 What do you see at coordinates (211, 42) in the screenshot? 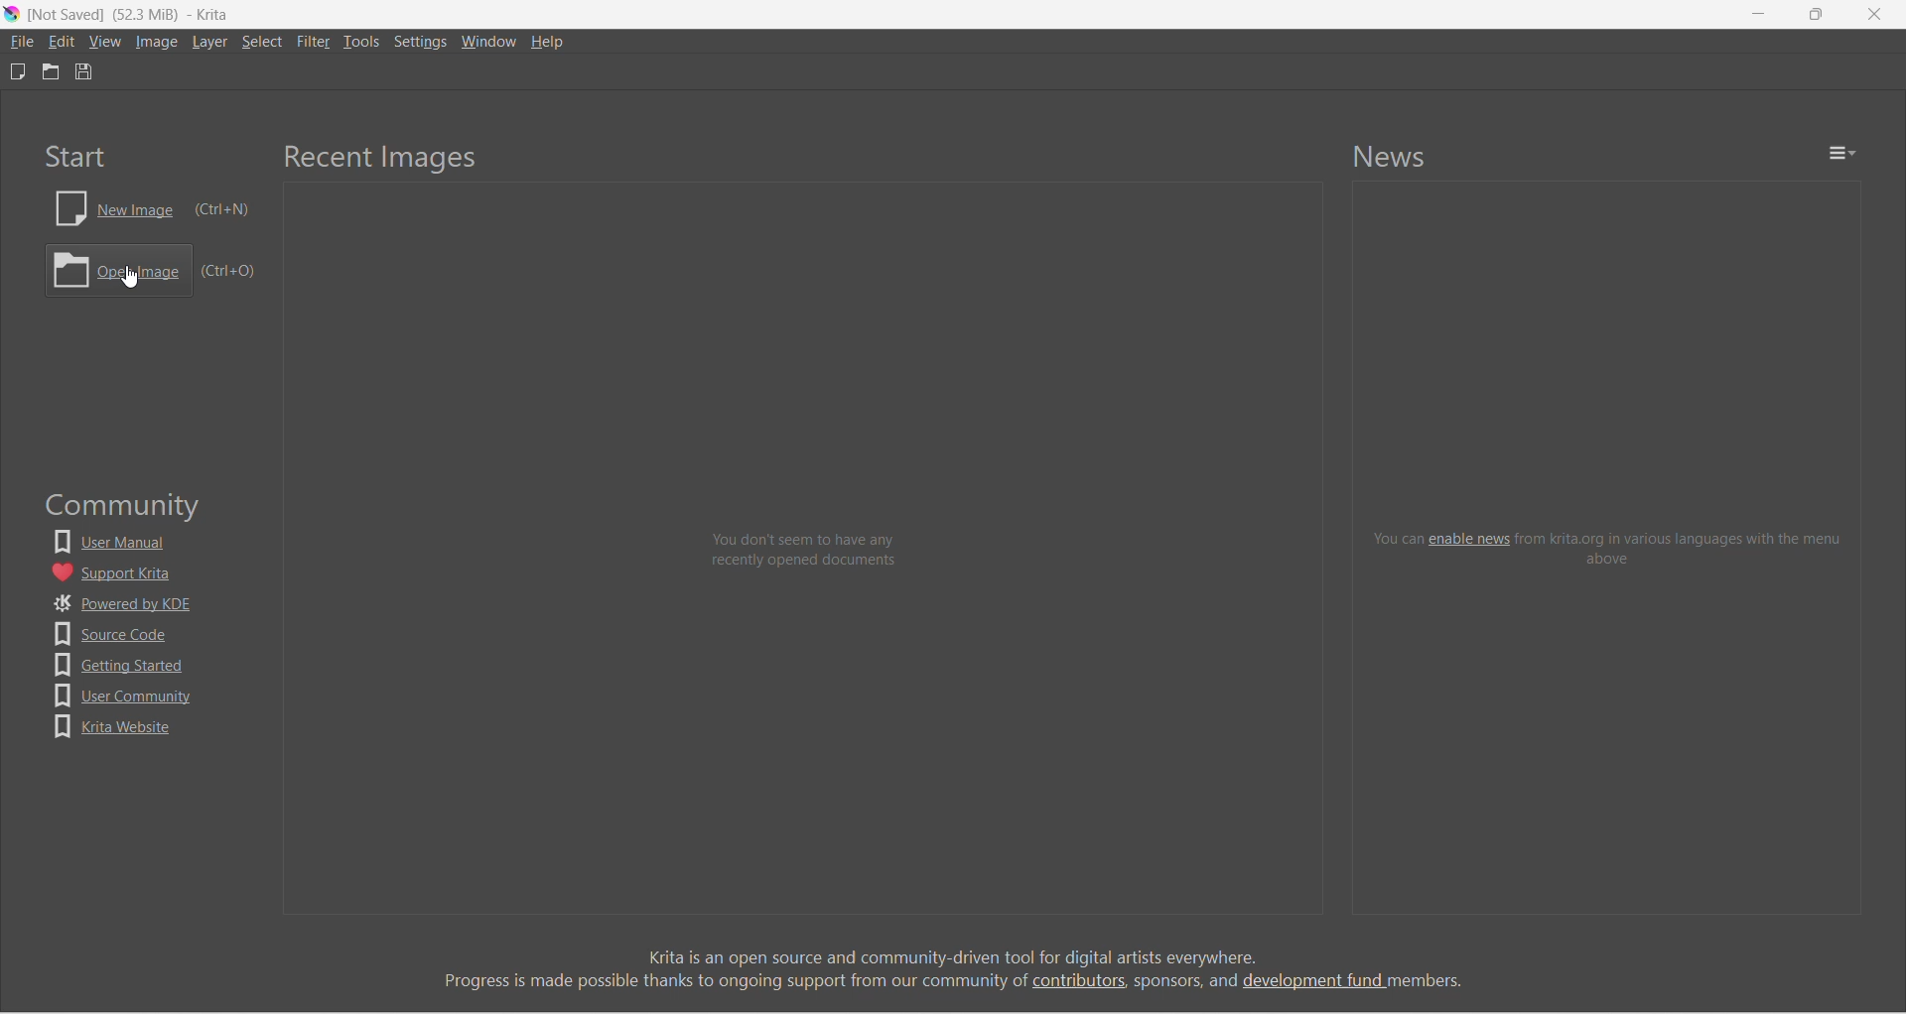
I see `layer` at bounding box center [211, 42].